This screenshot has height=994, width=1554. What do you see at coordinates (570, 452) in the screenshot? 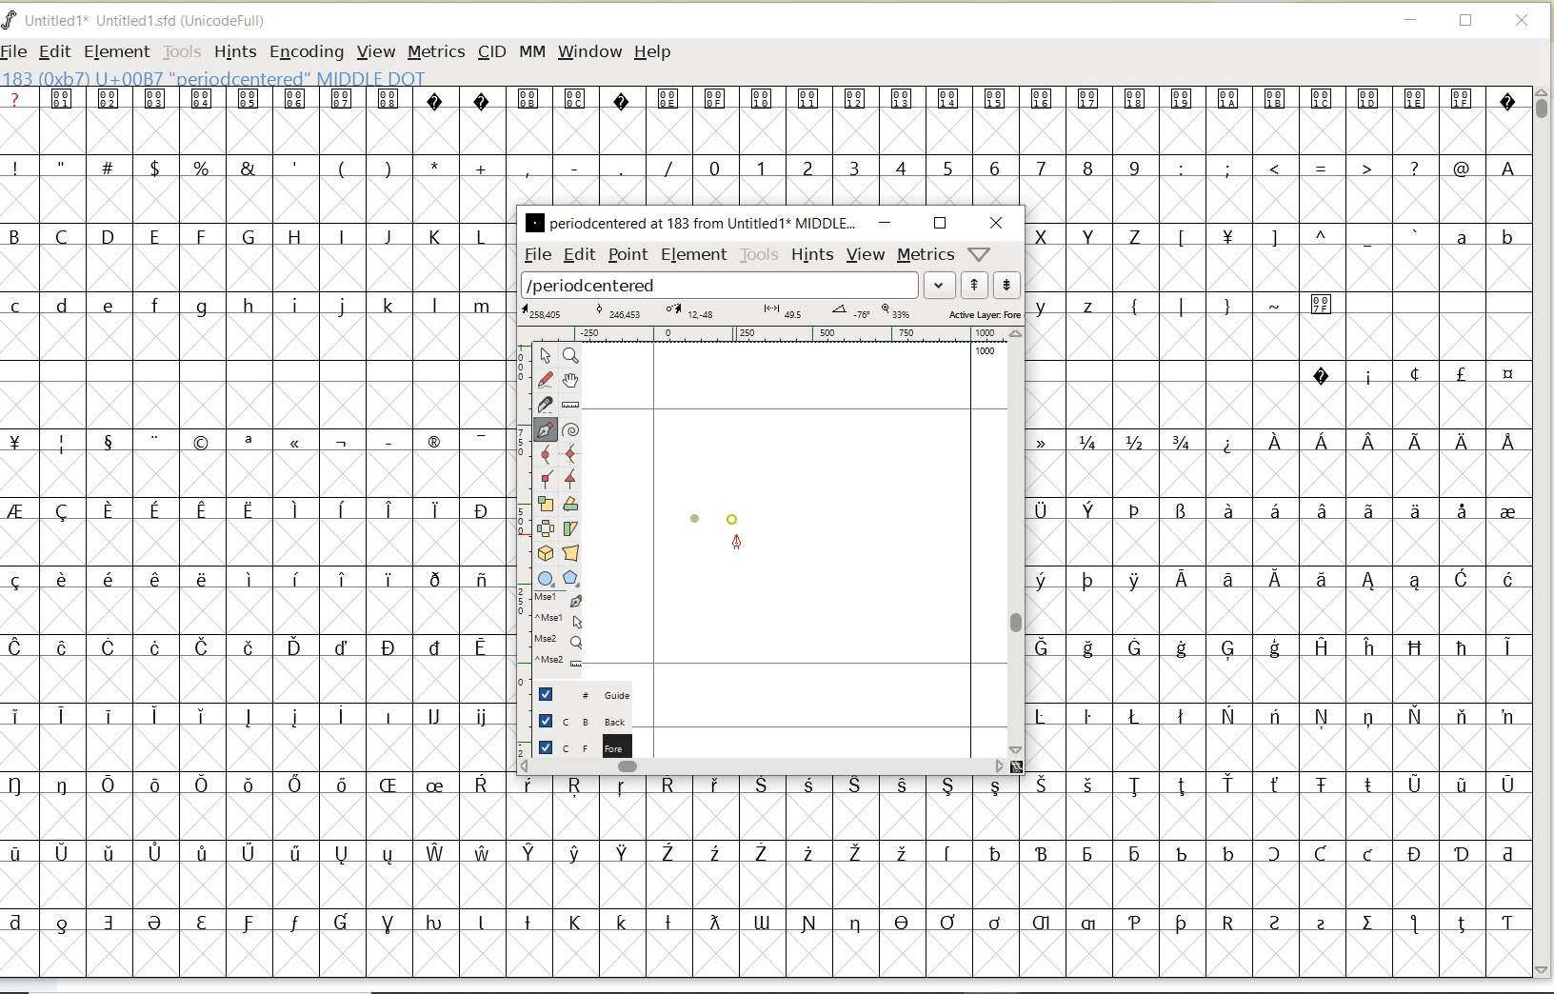
I see `add a curve point always either horizontal or vertical` at bounding box center [570, 452].